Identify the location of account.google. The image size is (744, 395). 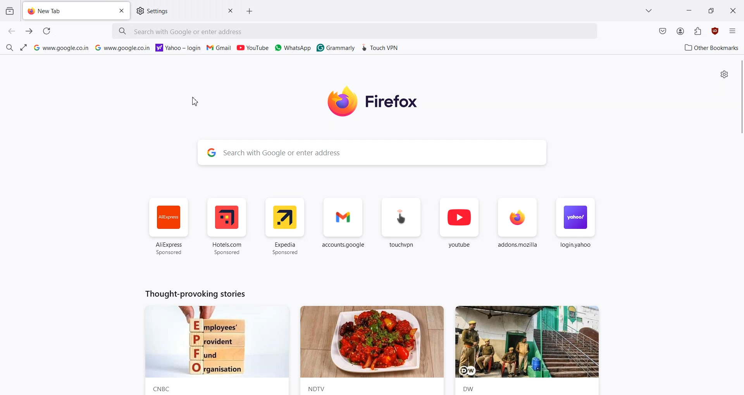
(344, 227).